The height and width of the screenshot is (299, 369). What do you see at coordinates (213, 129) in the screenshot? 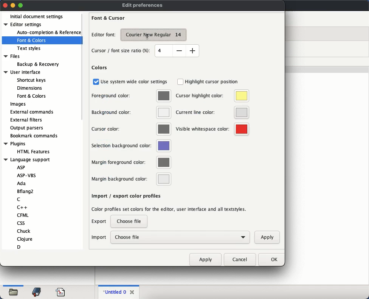
I see `visible whitespace color` at bounding box center [213, 129].